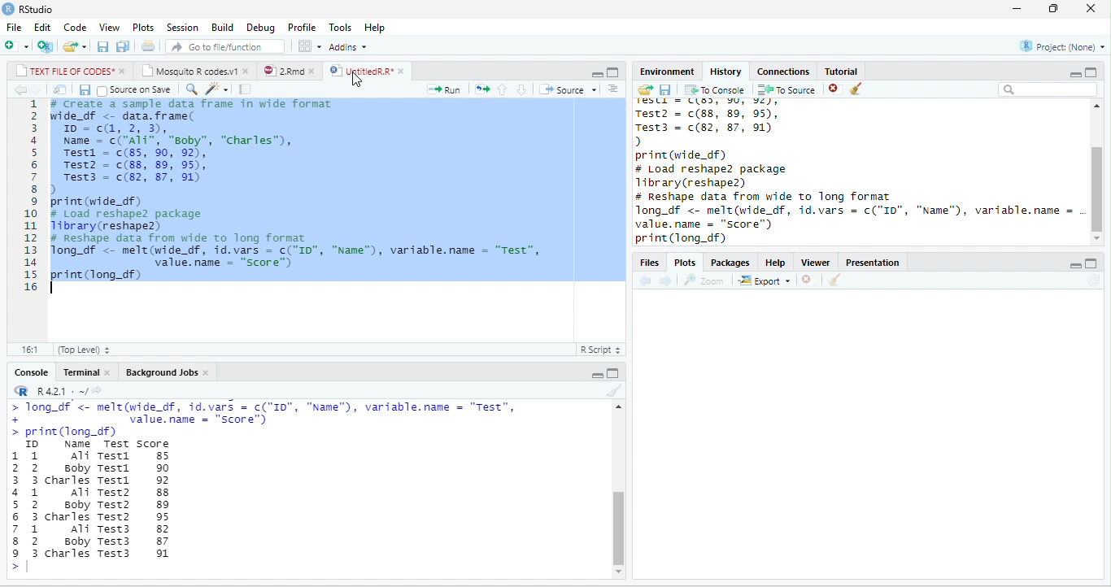 The image size is (1111, 587). Describe the element at coordinates (619, 572) in the screenshot. I see `scroll down` at that location.